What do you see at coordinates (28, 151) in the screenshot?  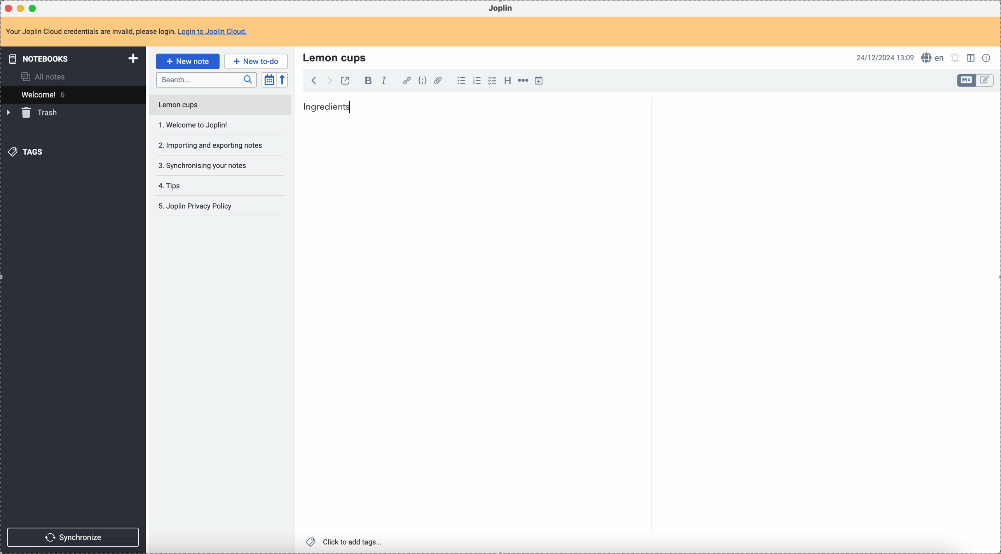 I see `tags` at bounding box center [28, 151].